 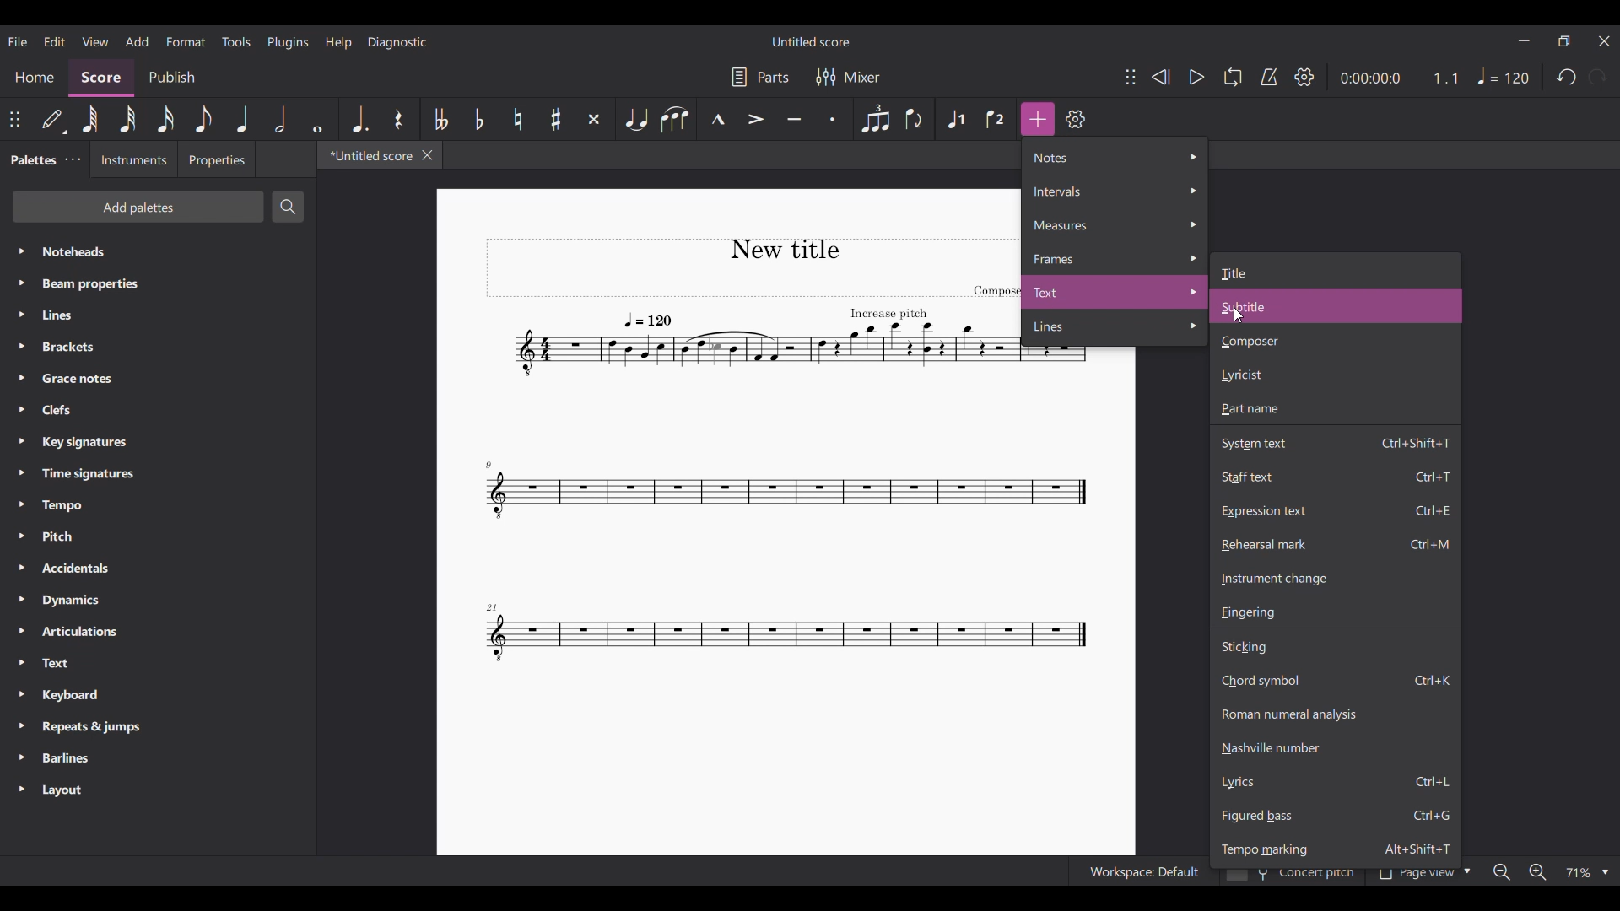 I want to click on Change position, so click(x=1131, y=77).